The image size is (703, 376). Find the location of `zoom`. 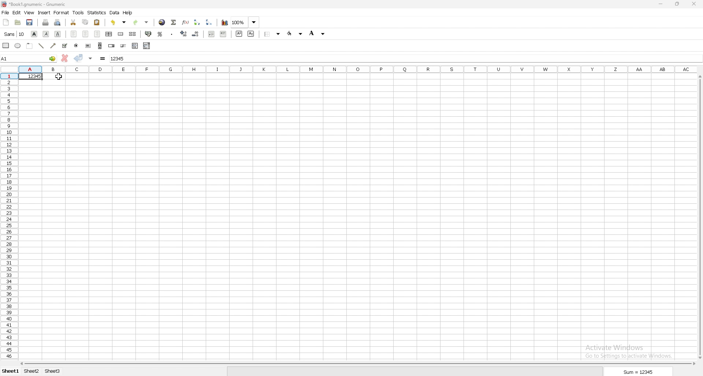

zoom is located at coordinates (245, 22).